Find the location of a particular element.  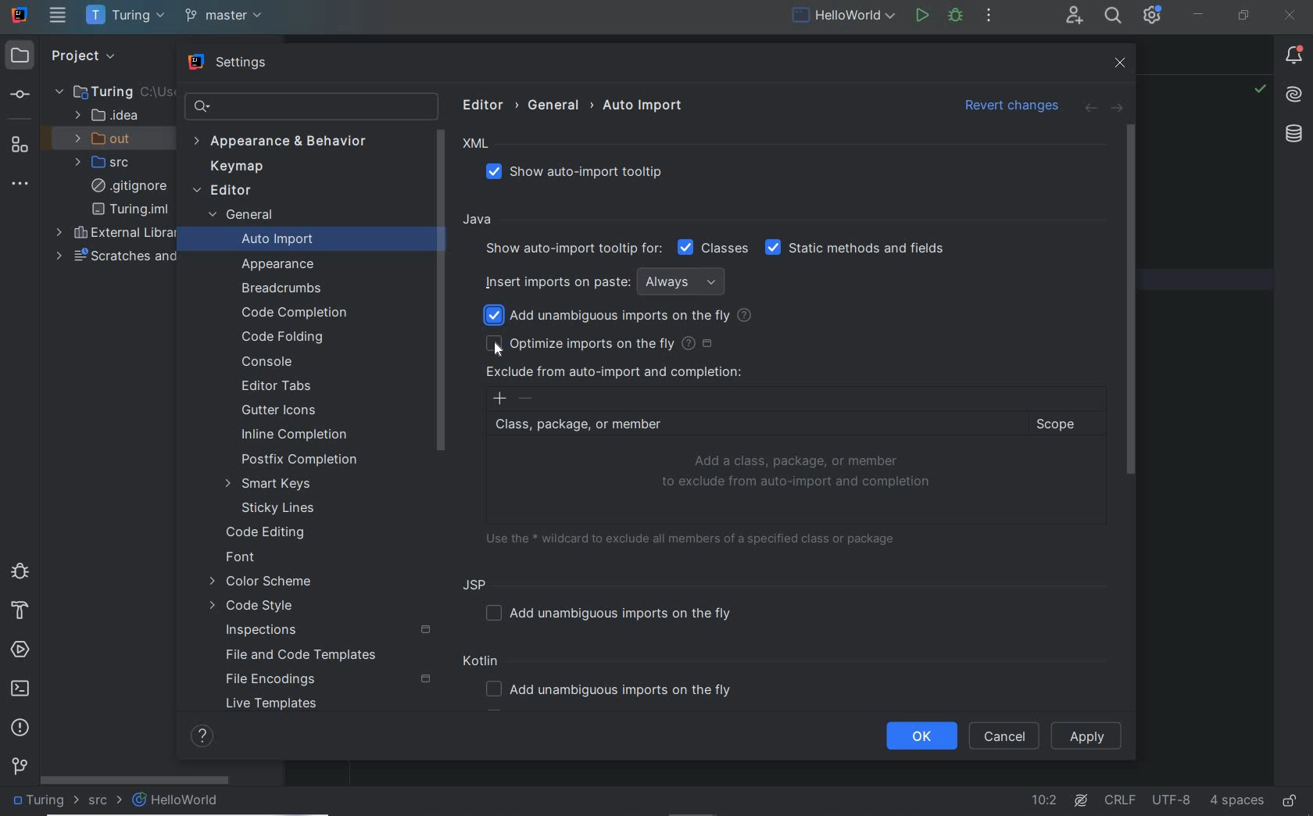

ADD A CLASS, PACKGAGE, OR MEMBER INFORMATION is located at coordinates (799, 472).